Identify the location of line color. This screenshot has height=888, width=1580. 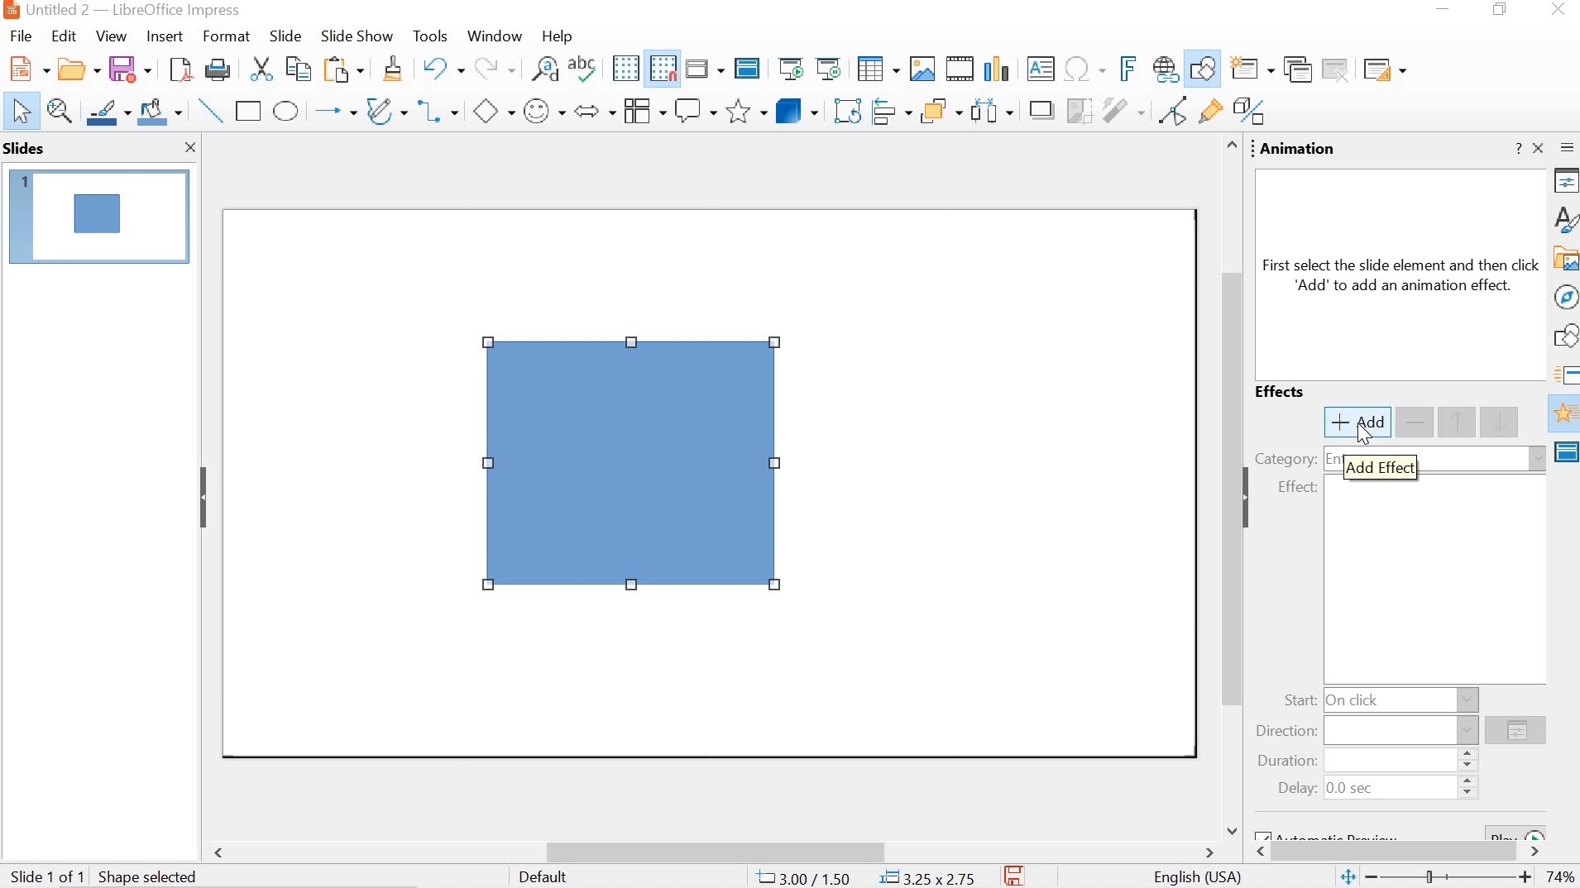
(107, 110).